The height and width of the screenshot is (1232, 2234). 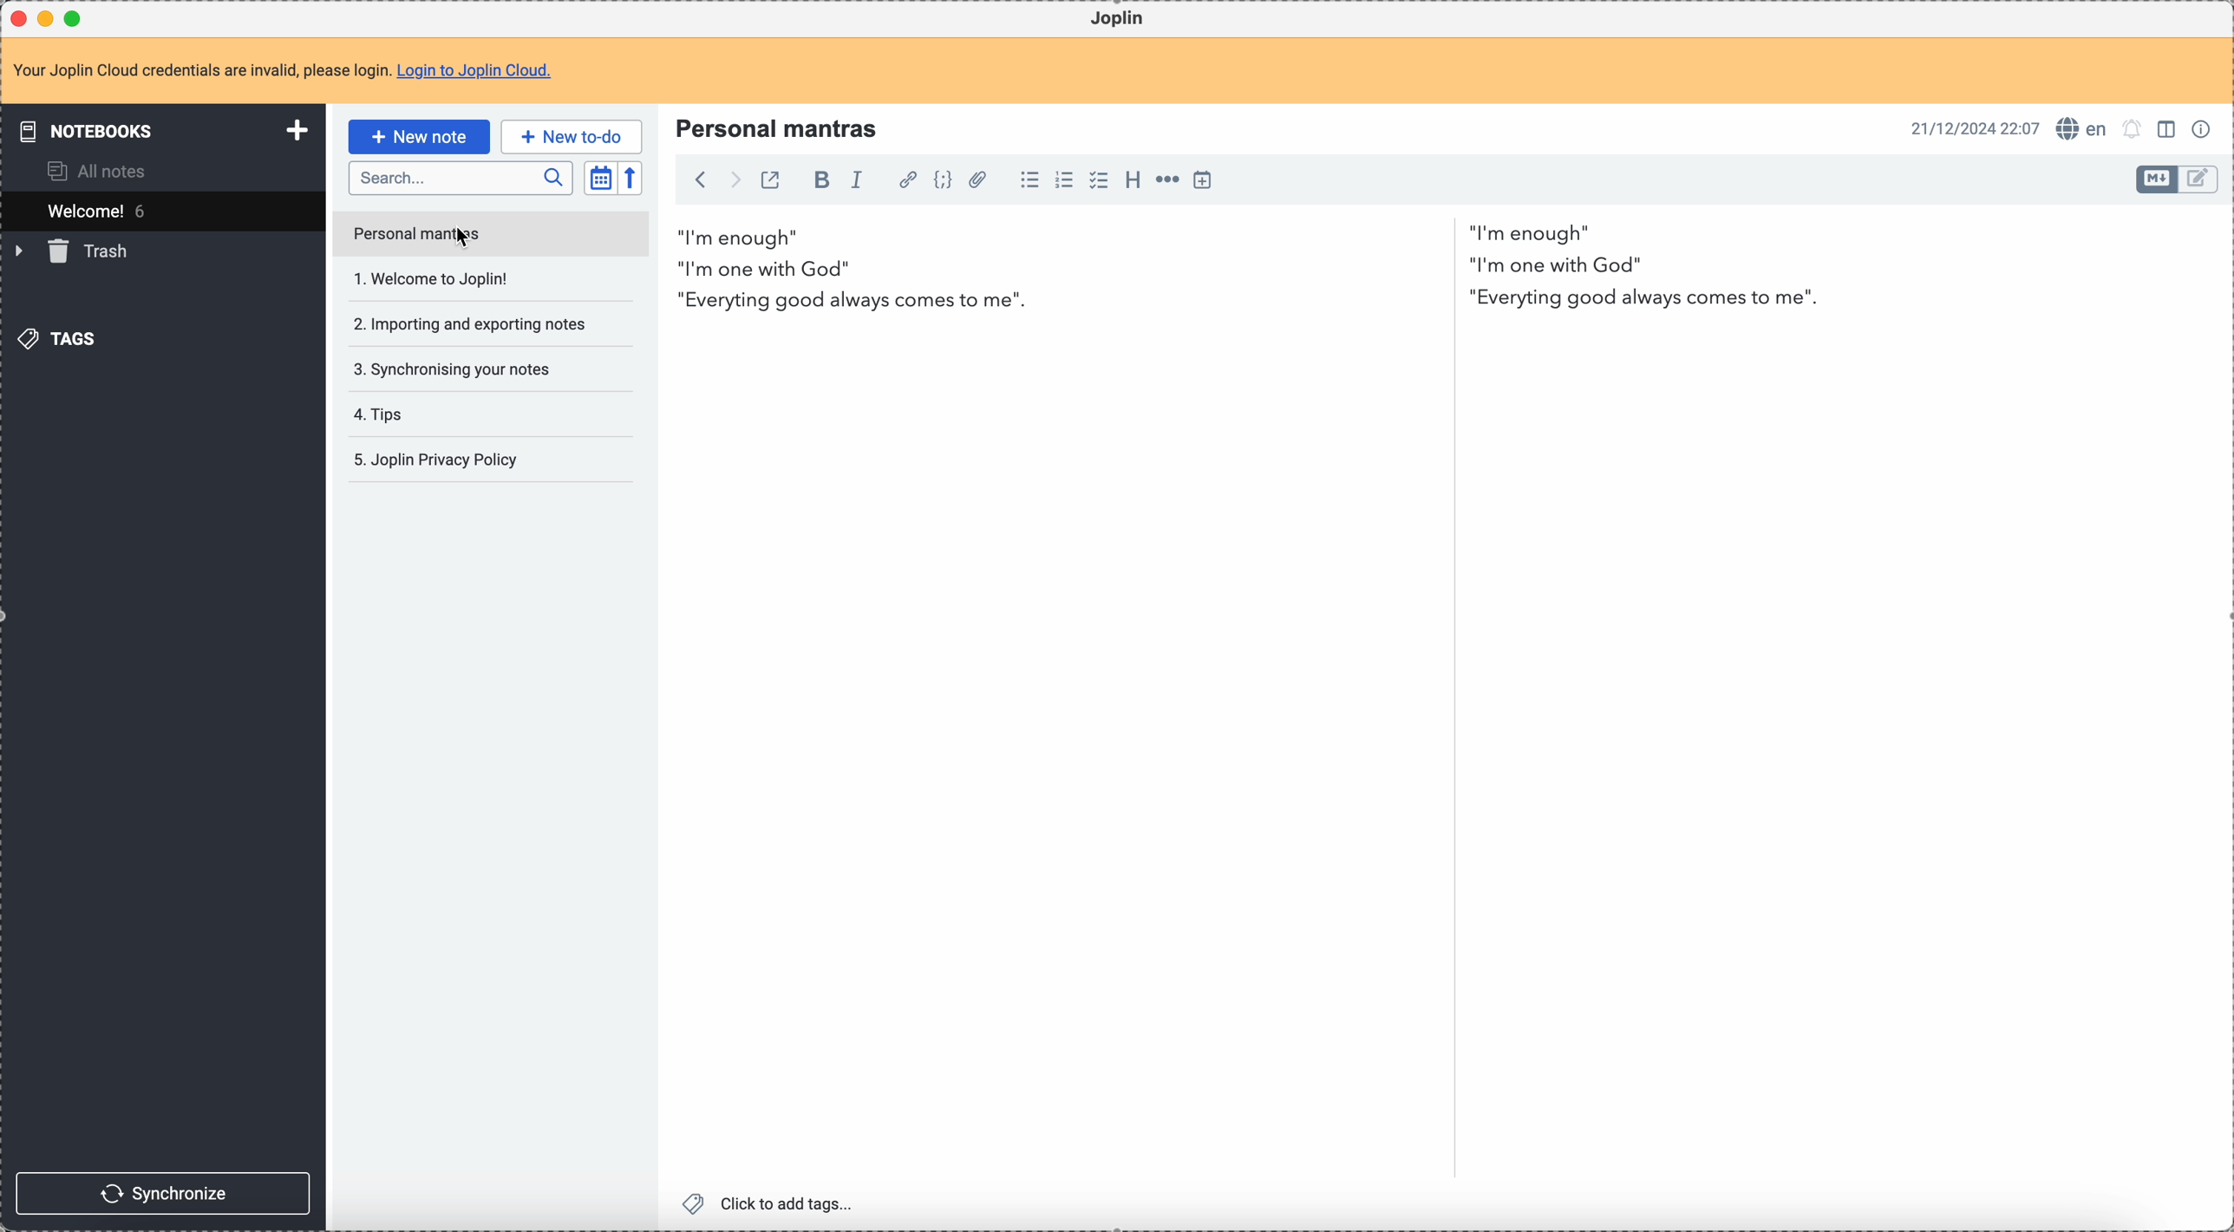 What do you see at coordinates (1025, 179) in the screenshot?
I see `bulleted list` at bounding box center [1025, 179].